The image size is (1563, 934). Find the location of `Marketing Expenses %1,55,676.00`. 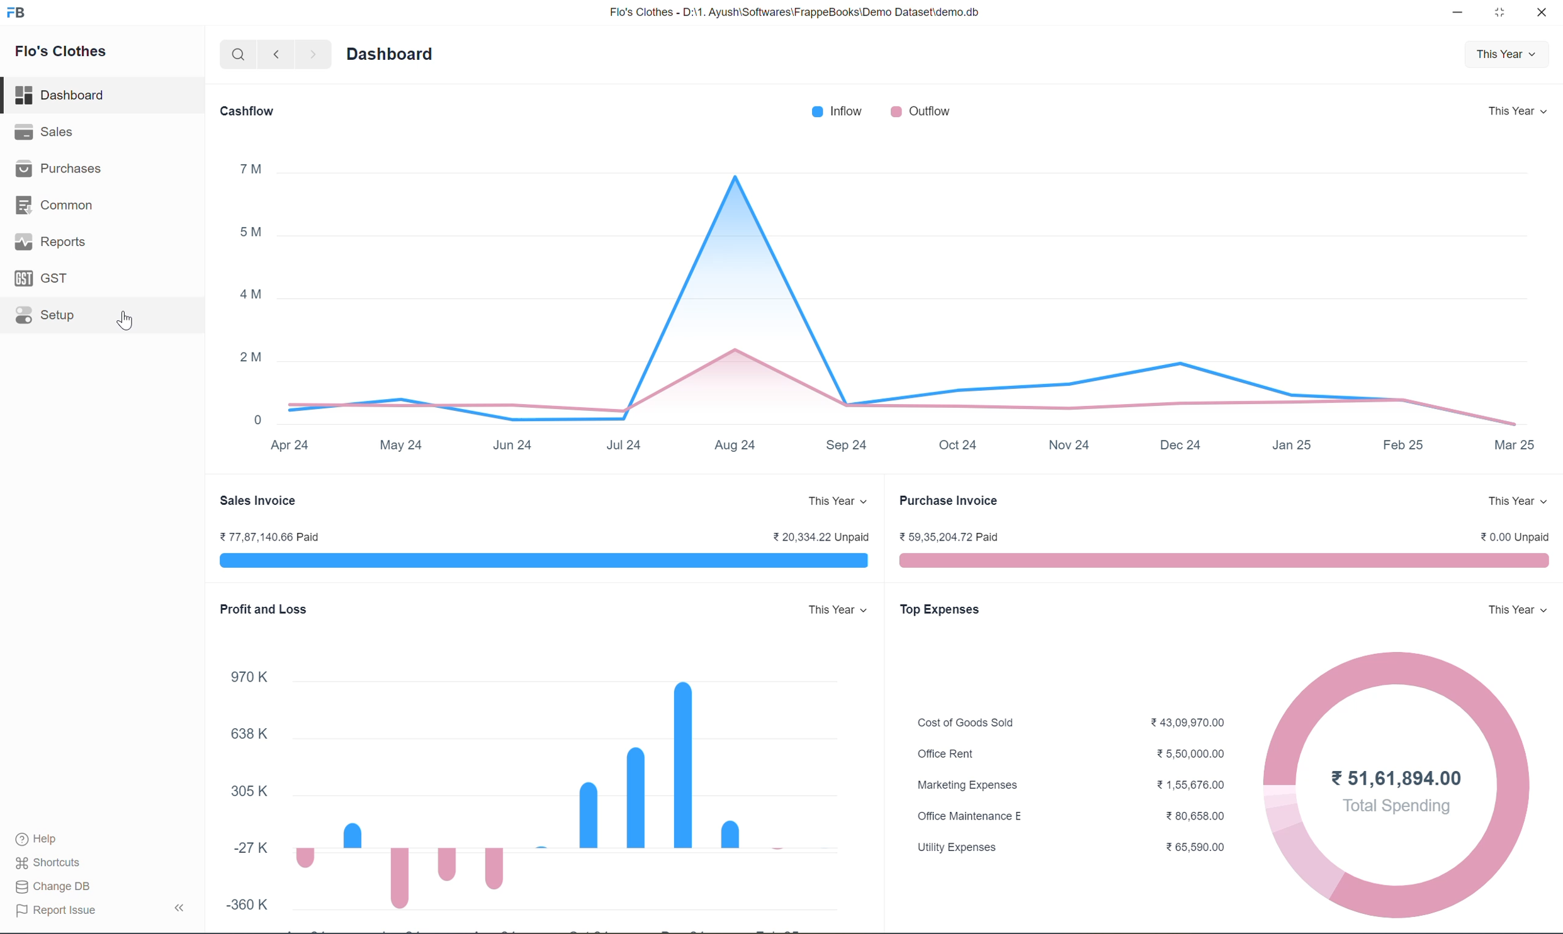

Marketing Expenses %1,55,676.00 is located at coordinates (1071, 784).